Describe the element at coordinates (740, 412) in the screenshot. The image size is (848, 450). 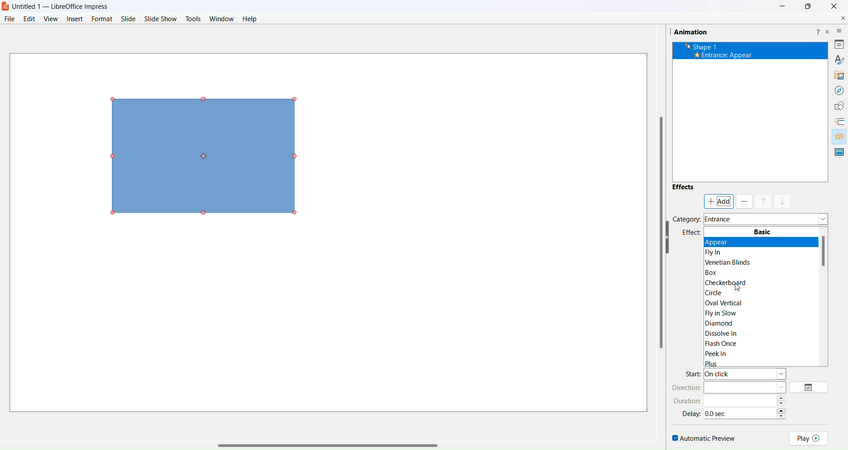
I see `time` at that location.